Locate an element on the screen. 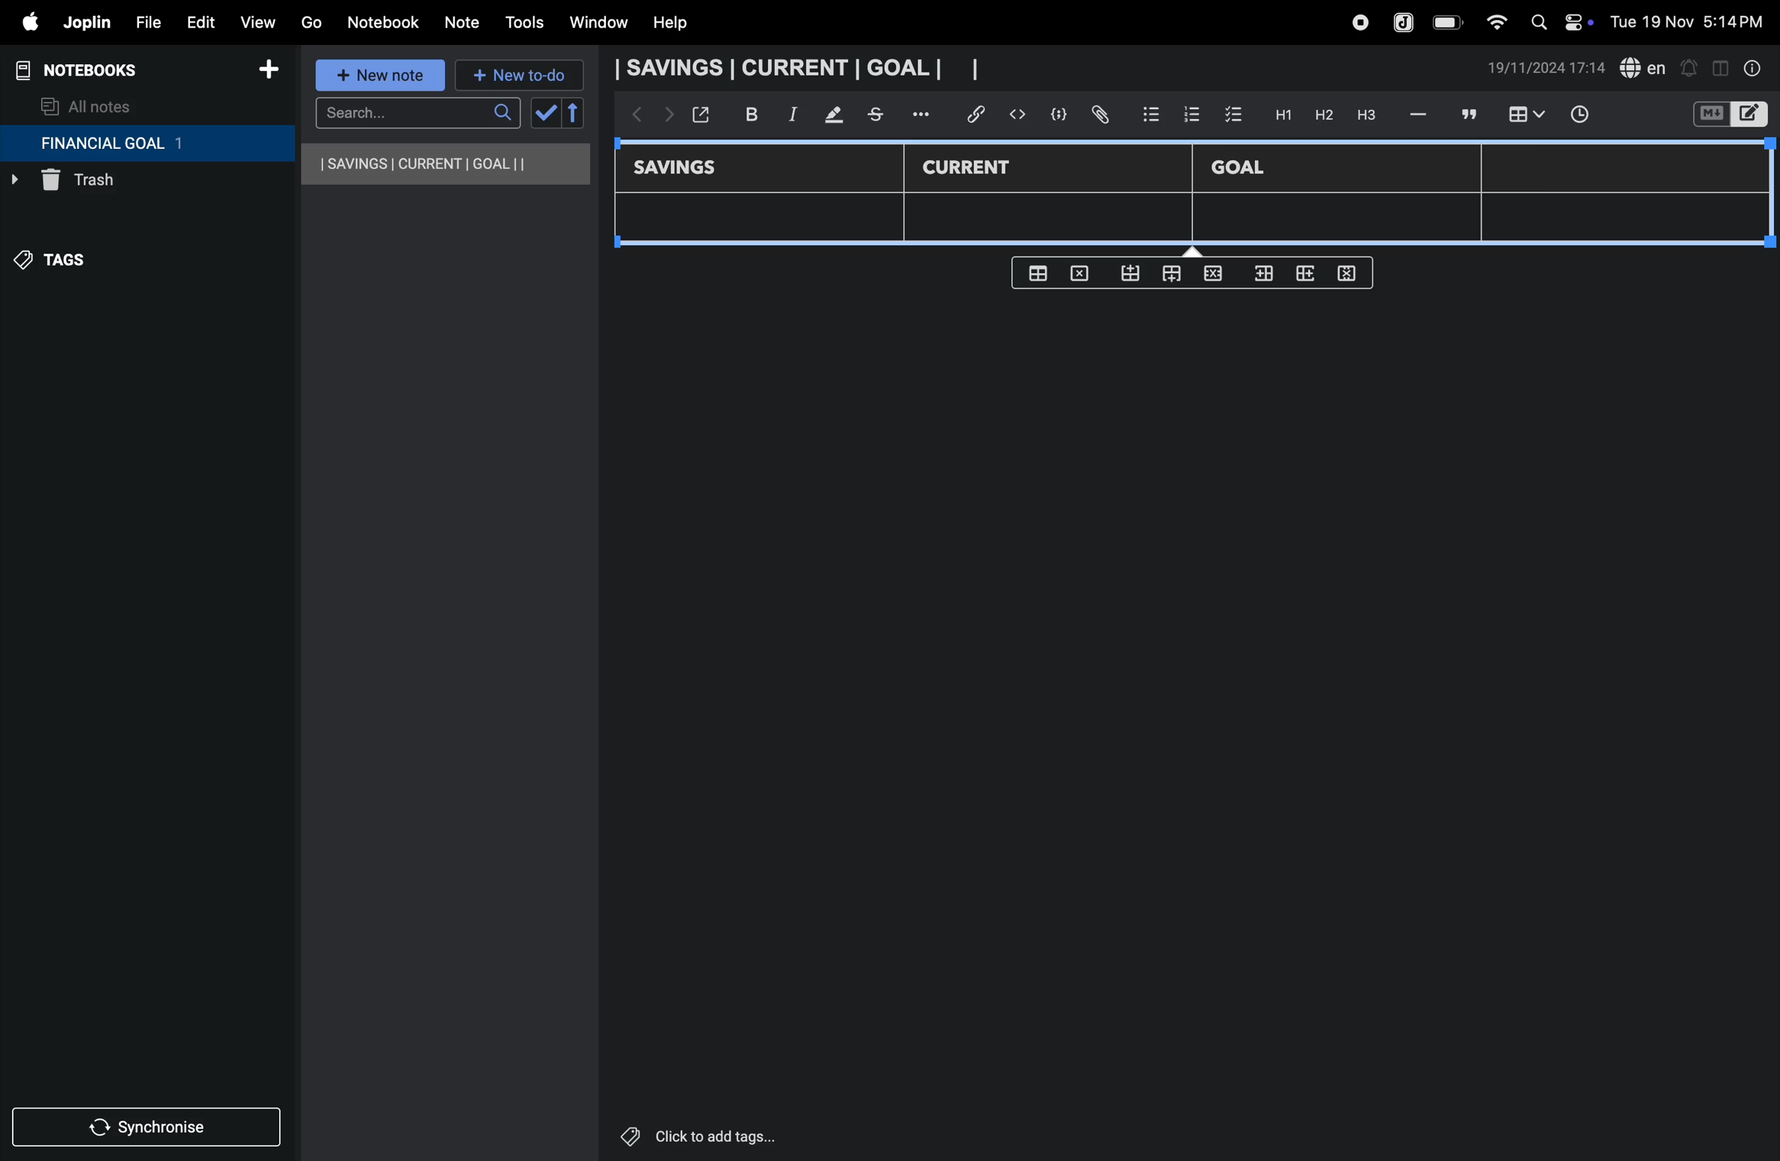 Image resolution: width=1780 pixels, height=1161 pixels. delete is located at coordinates (1084, 272).